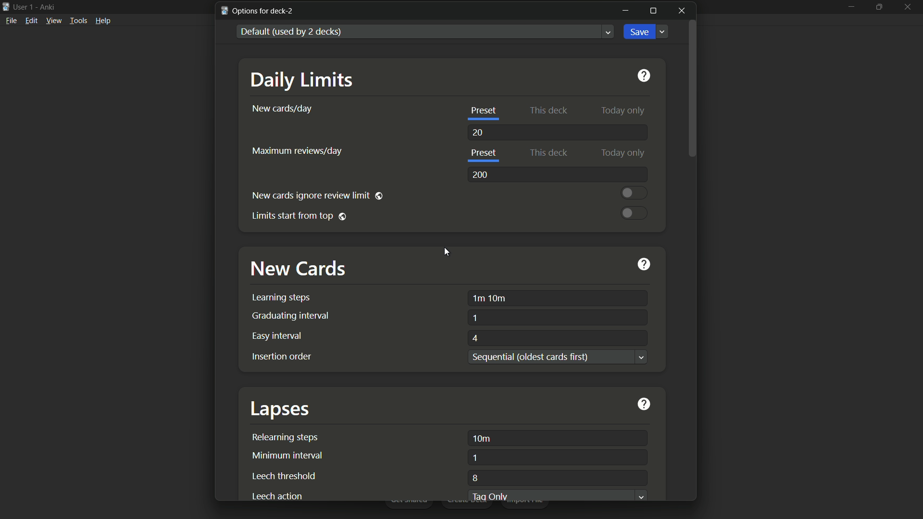 This screenshot has width=923, height=519. Describe the element at coordinates (281, 495) in the screenshot. I see `leech action` at that location.